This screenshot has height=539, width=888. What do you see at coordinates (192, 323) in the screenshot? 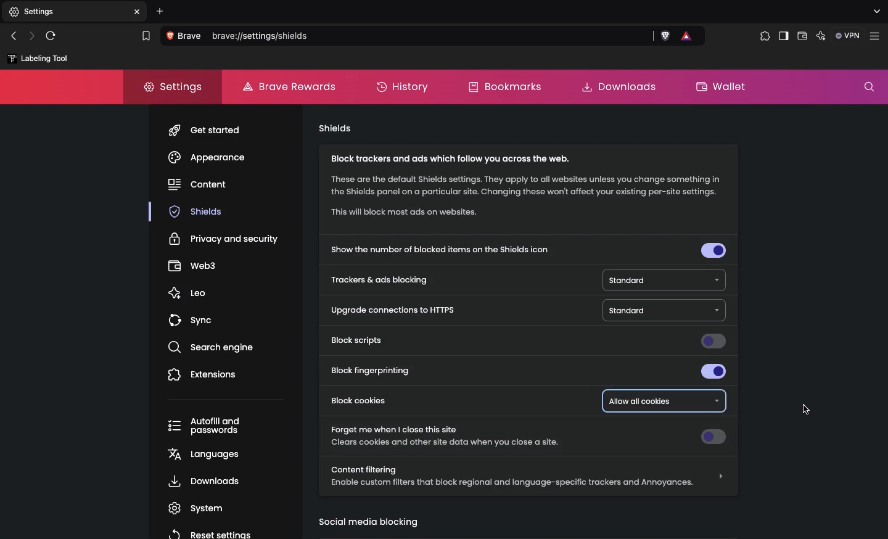
I see `sync` at bounding box center [192, 323].